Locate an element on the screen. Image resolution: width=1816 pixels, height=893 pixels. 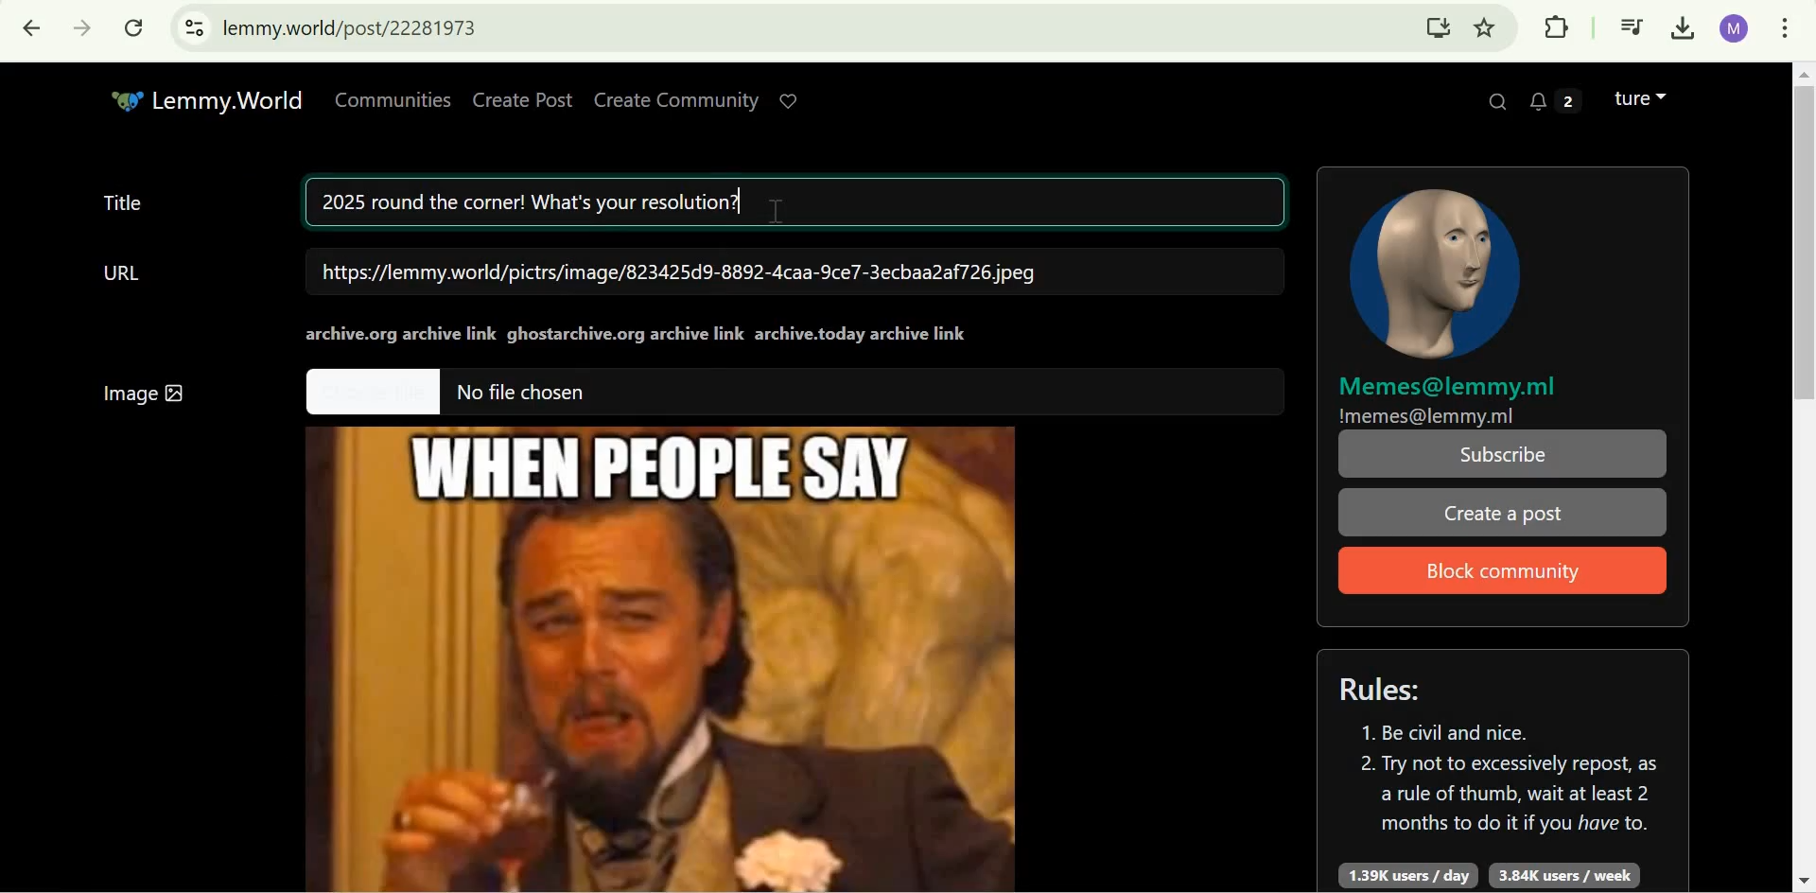
Create Post is located at coordinates (523, 100).